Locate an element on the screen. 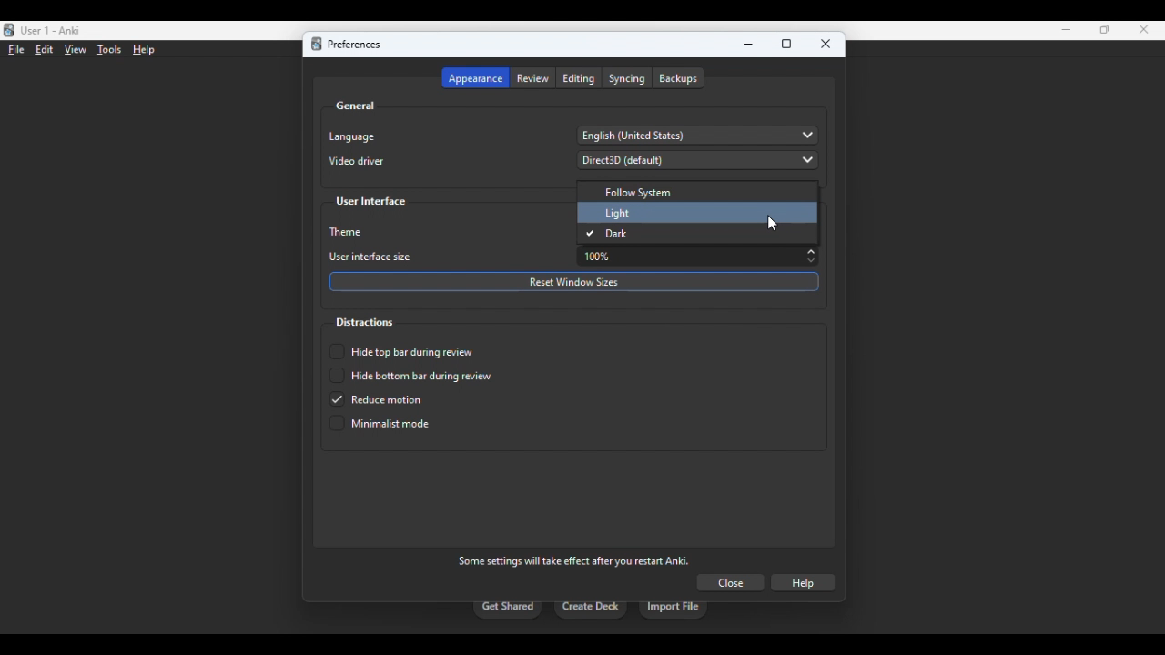 This screenshot has height=655, width=1165. file is located at coordinates (16, 50).